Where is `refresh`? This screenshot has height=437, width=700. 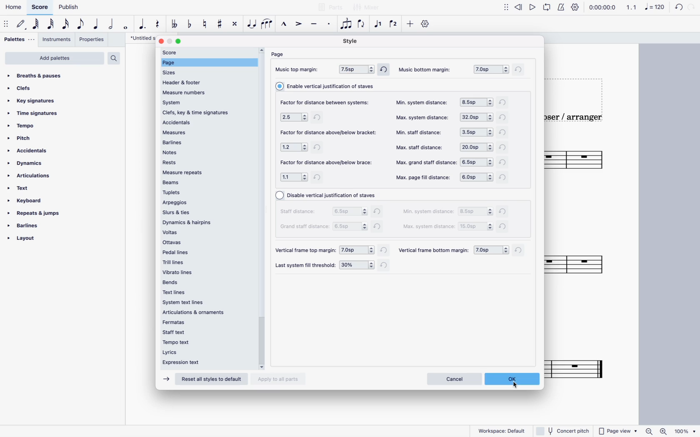 refresh is located at coordinates (520, 69).